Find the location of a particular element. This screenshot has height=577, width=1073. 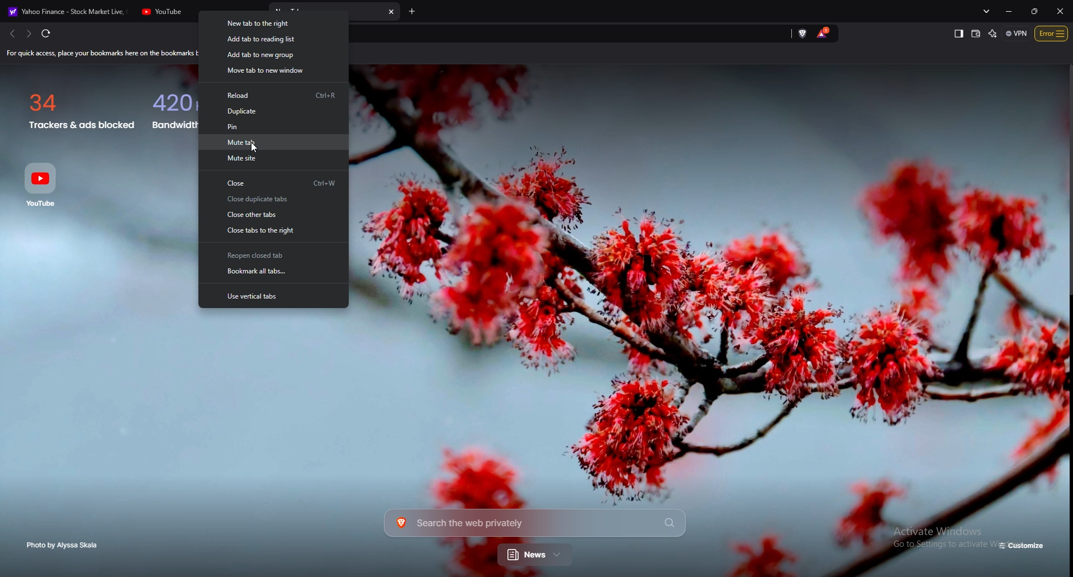

photo by Alyssa Skala is located at coordinates (65, 545).